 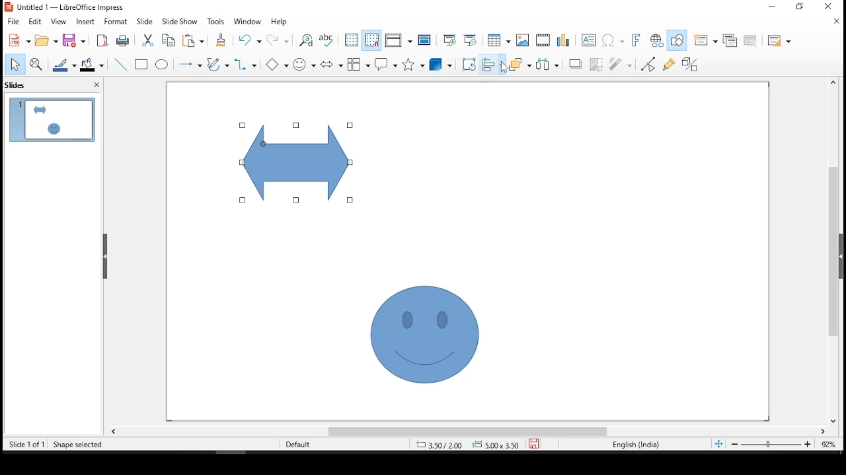 I want to click on curves and polygons, so click(x=217, y=64).